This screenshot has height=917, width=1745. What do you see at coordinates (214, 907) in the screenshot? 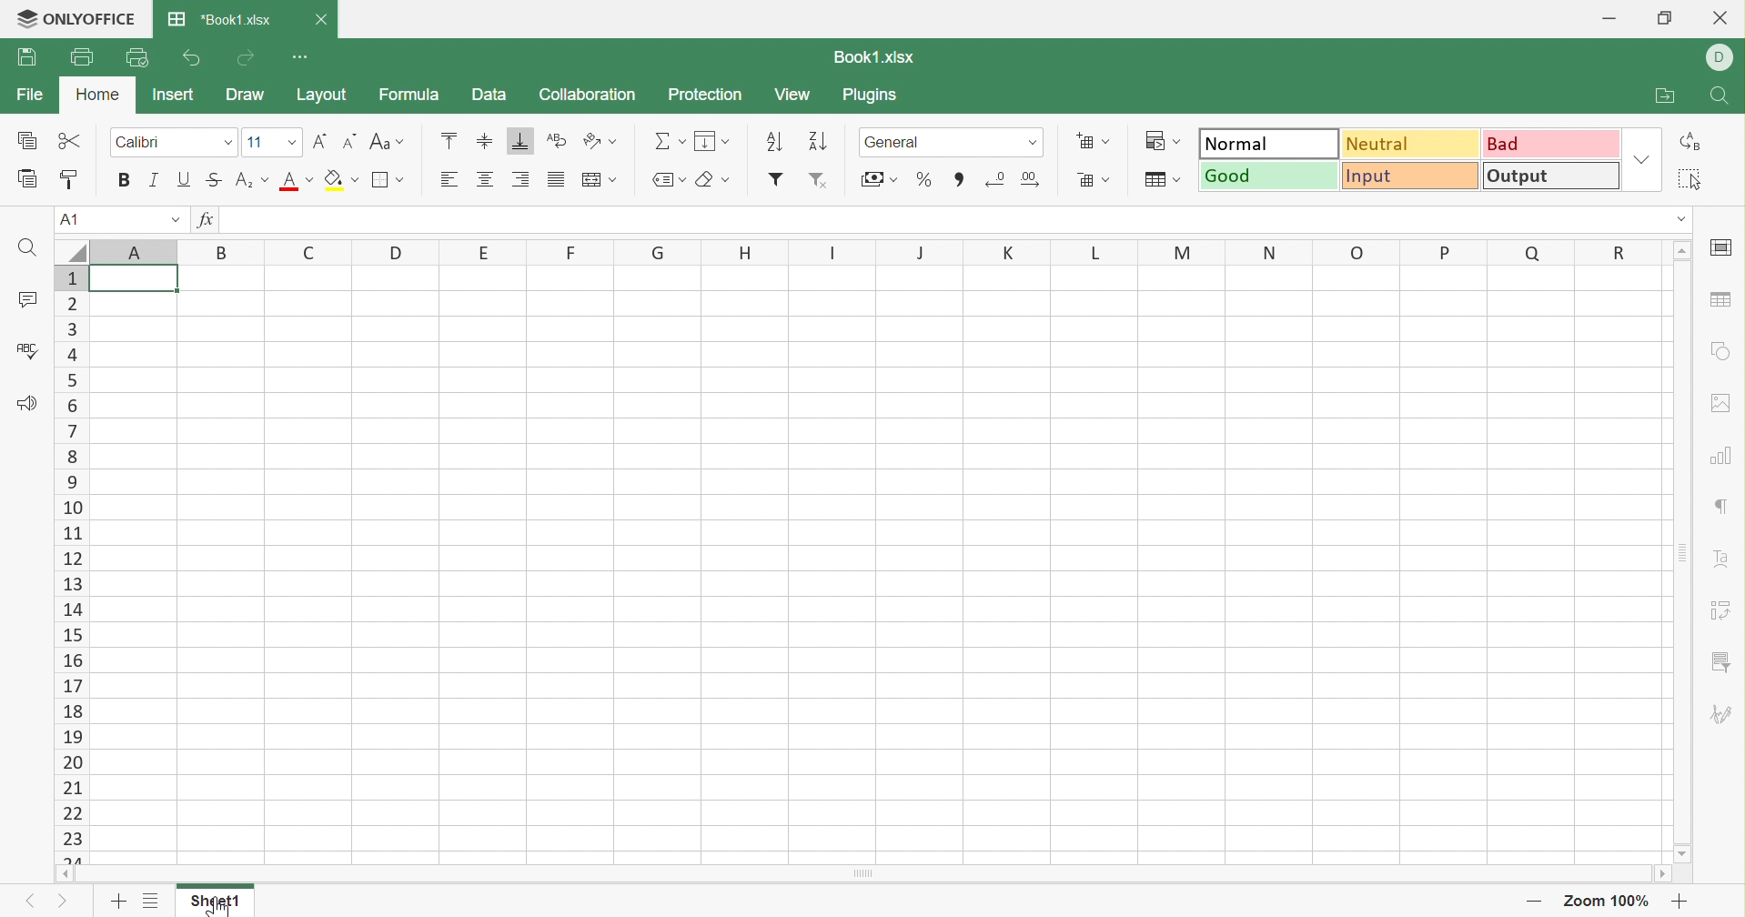
I see `cursor` at bounding box center [214, 907].